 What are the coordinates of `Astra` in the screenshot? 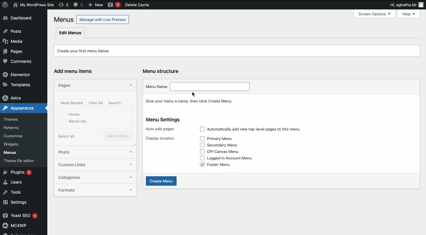 It's located at (21, 98).